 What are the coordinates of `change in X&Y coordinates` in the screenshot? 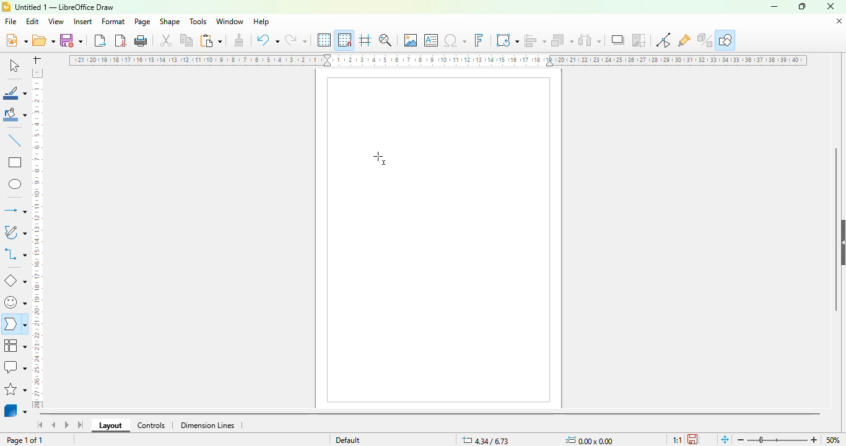 It's located at (486, 440).